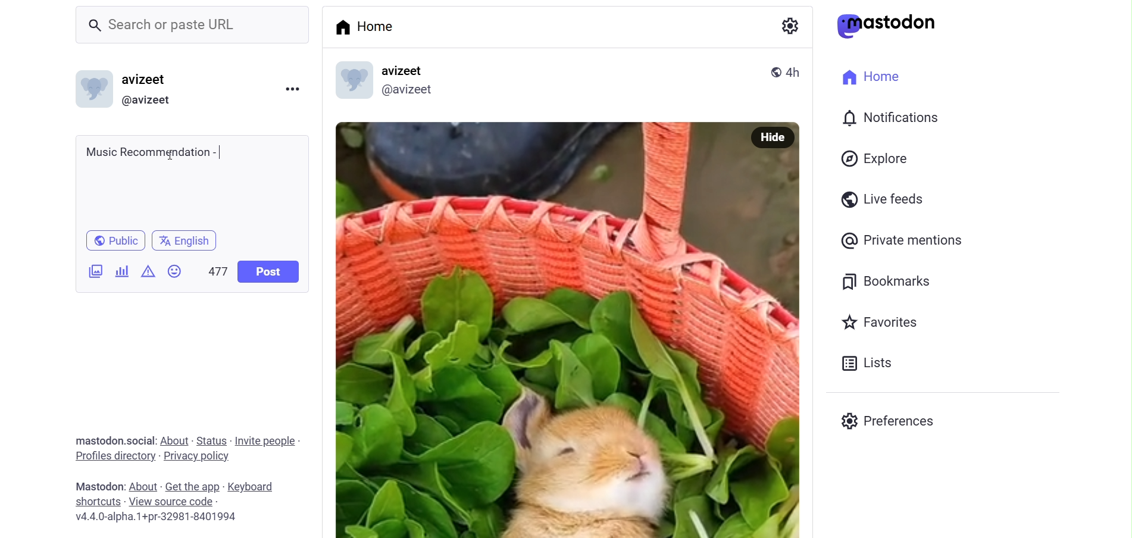 This screenshot has height=538, width=1132. What do you see at coordinates (270, 272) in the screenshot?
I see `Post` at bounding box center [270, 272].